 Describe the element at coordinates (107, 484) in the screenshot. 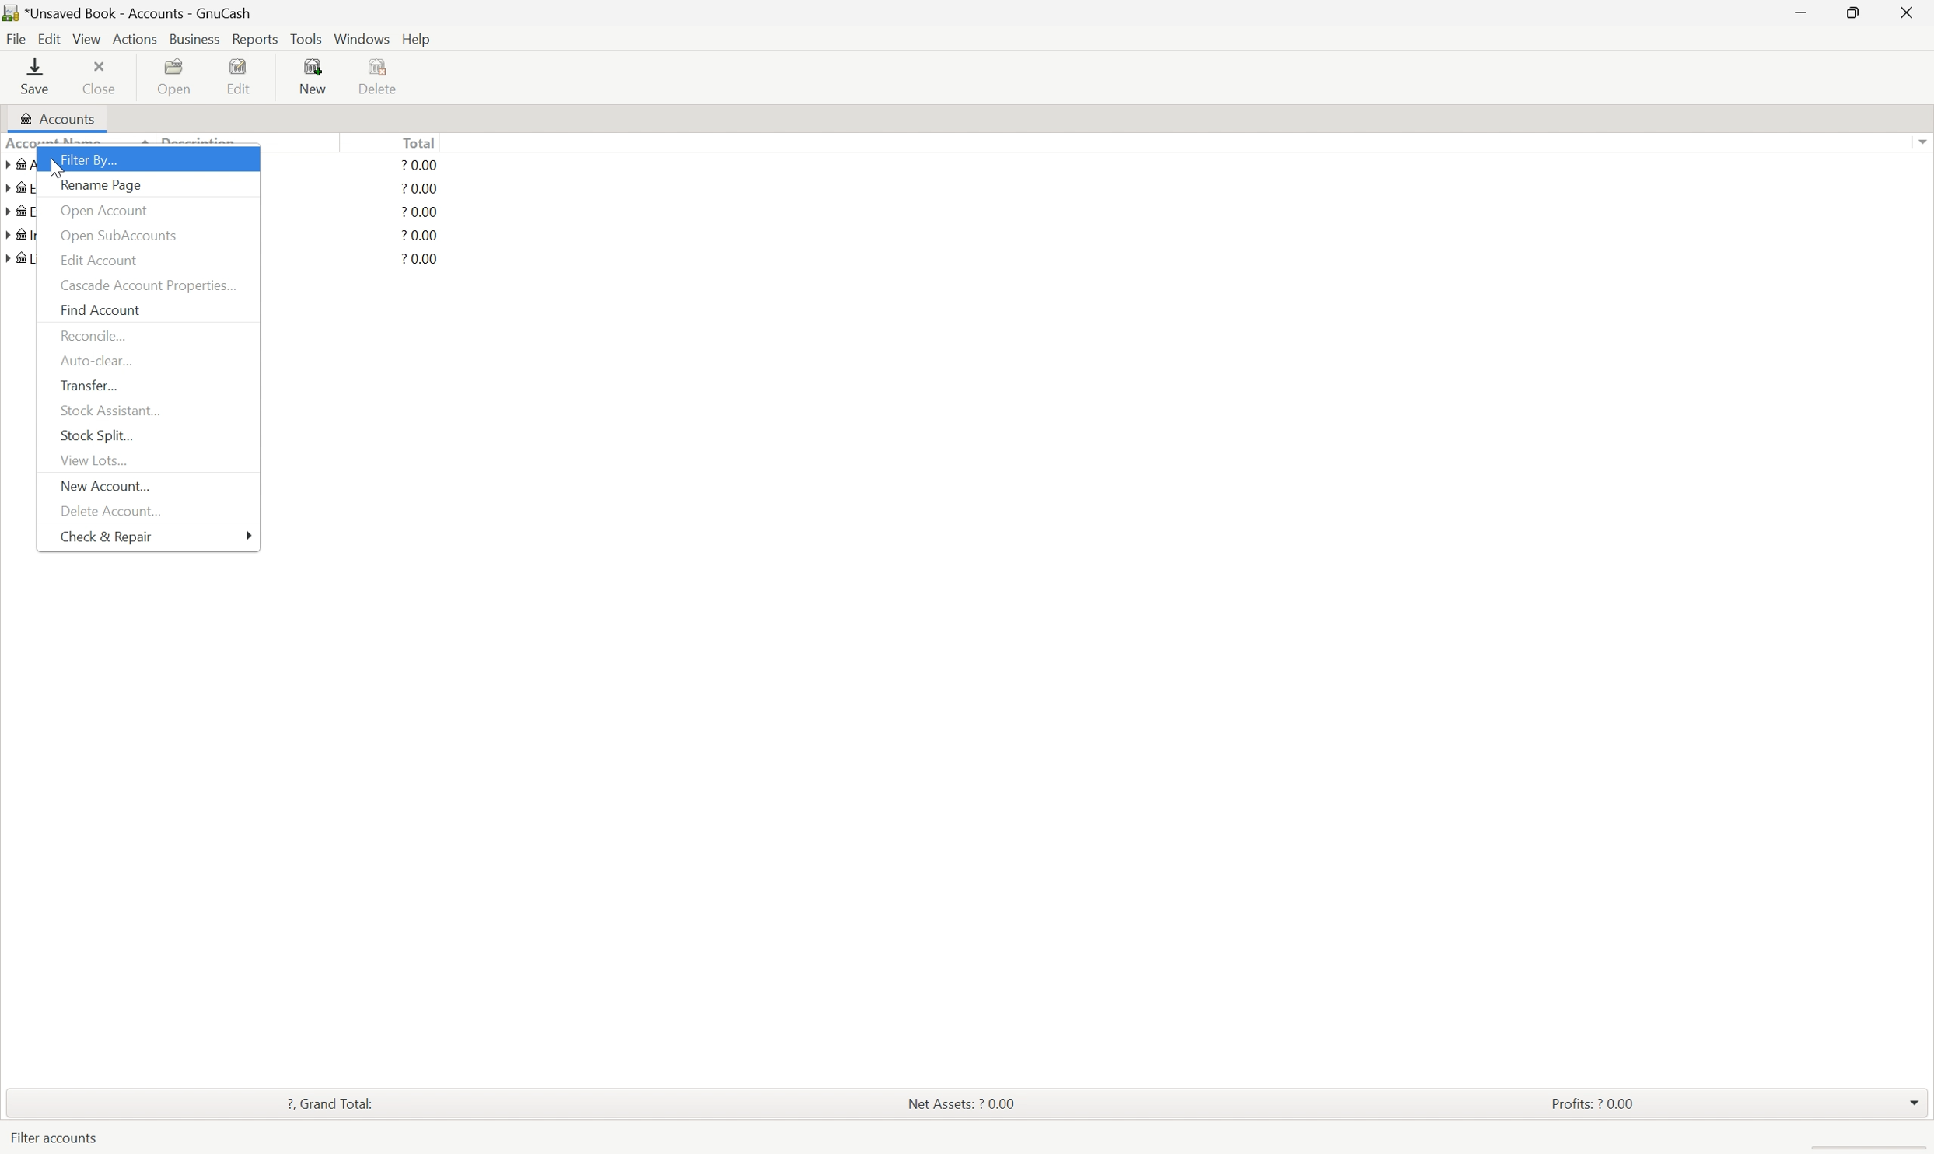

I see `New Account` at that location.